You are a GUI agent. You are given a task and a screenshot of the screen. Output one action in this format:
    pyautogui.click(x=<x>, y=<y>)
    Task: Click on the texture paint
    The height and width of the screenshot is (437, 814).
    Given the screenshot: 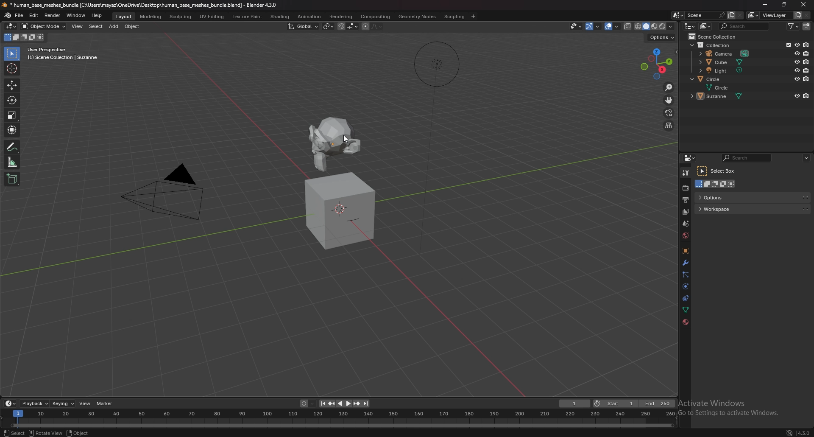 What is the action you would take?
    pyautogui.click(x=248, y=16)
    